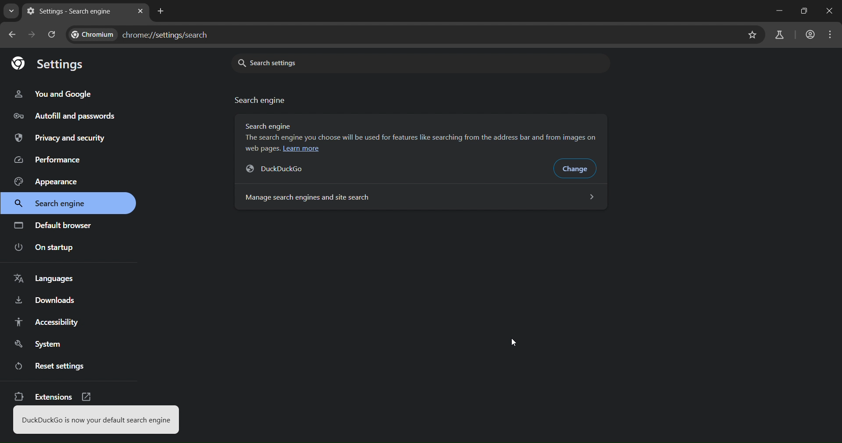 This screenshot has height=443, width=842. I want to click on you and google, so click(55, 94).